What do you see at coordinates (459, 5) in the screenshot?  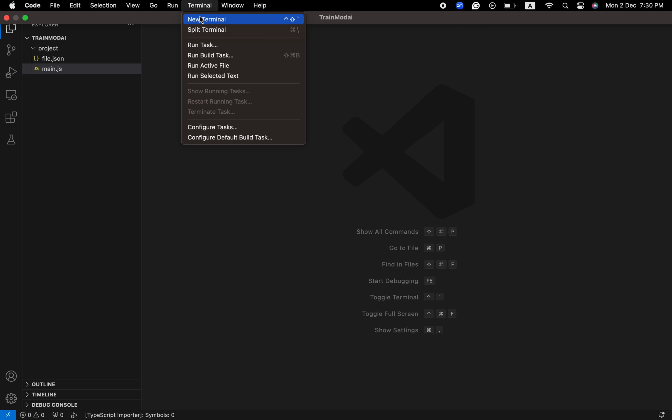 I see `zoom` at bounding box center [459, 5].